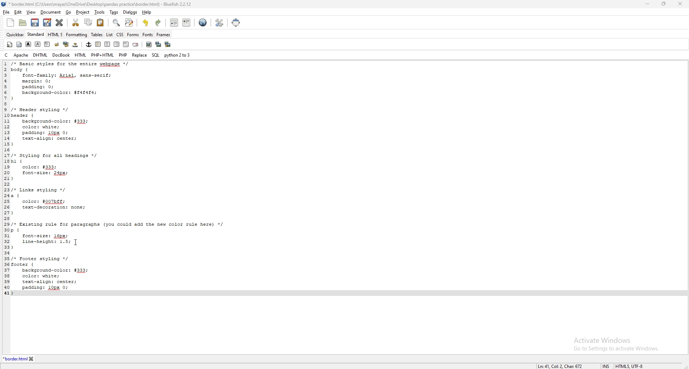 The height and width of the screenshot is (369, 689). I want to click on Ln:41, Col: 2, Char: 672, so click(558, 364).